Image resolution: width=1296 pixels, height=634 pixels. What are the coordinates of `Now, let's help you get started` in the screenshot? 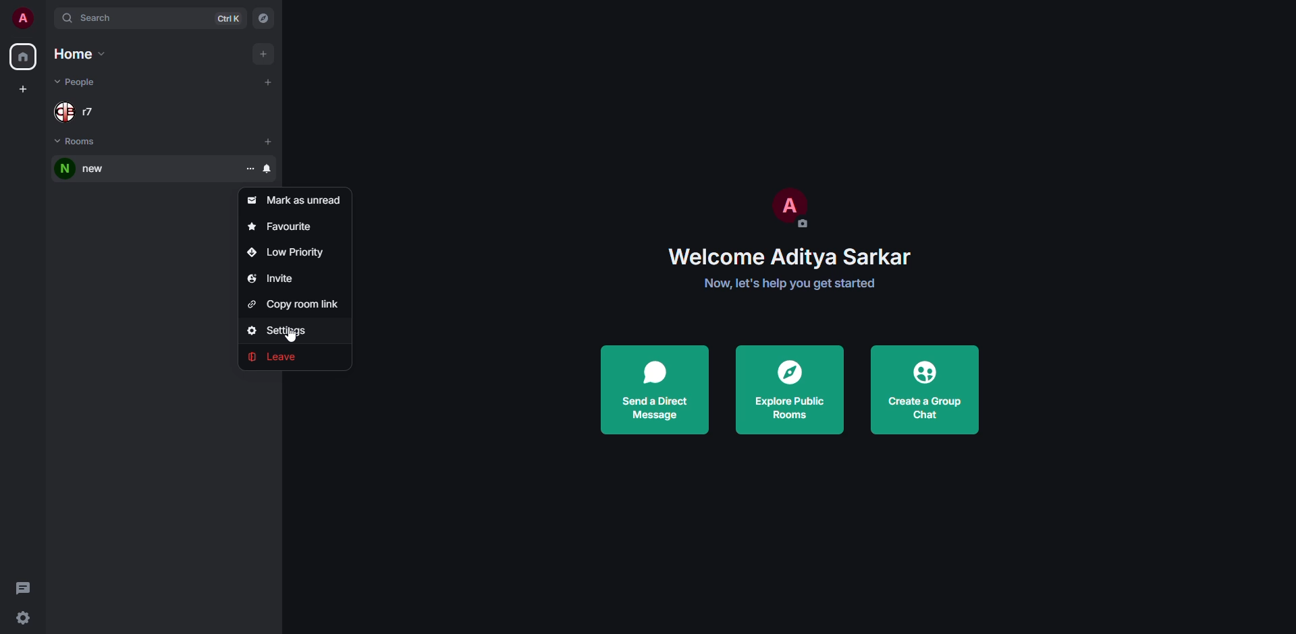 It's located at (788, 286).